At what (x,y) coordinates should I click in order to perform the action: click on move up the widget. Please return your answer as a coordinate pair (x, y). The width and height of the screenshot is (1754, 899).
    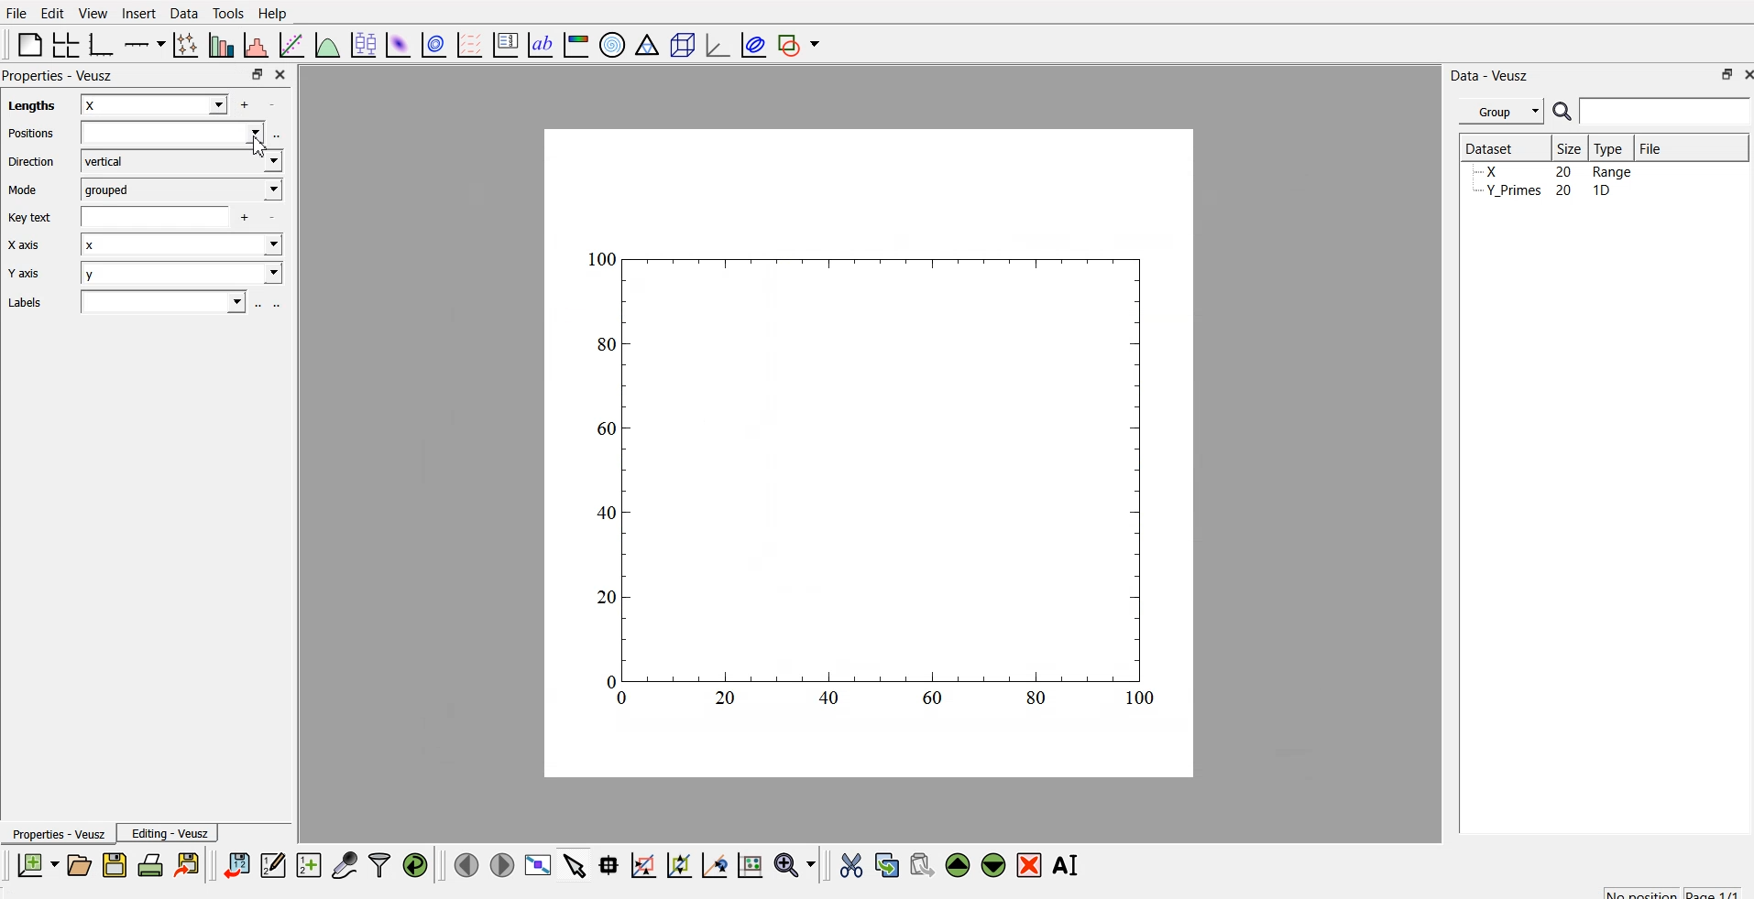
    Looking at the image, I should click on (956, 864).